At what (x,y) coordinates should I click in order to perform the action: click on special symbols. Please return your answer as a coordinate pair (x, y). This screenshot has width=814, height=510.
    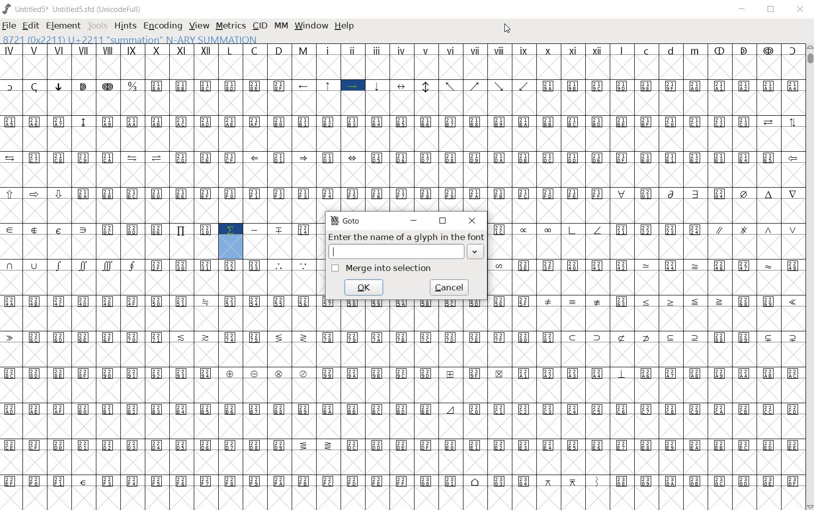
    Looking at the image, I should click on (645, 265).